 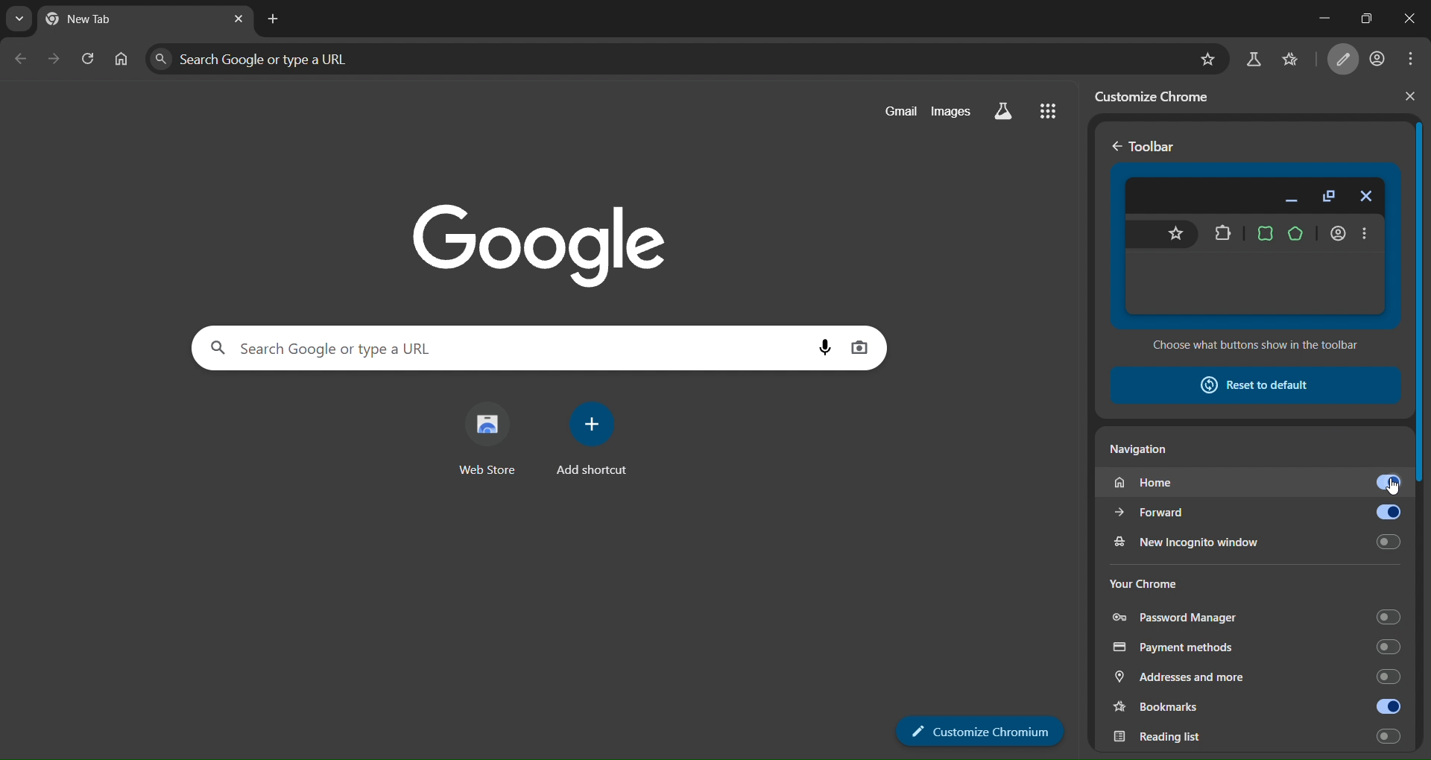 What do you see at coordinates (255, 59) in the screenshot?
I see `search panel` at bounding box center [255, 59].